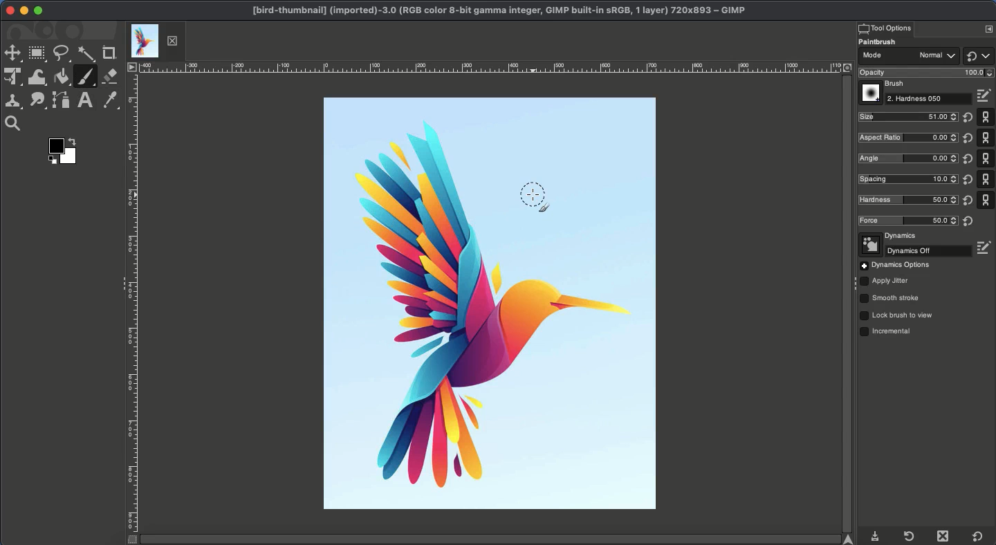 The height and width of the screenshot is (545, 996). What do you see at coordinates (907, 158) in the screenshot?
I see `Angle` at bounding box center [907, 158].